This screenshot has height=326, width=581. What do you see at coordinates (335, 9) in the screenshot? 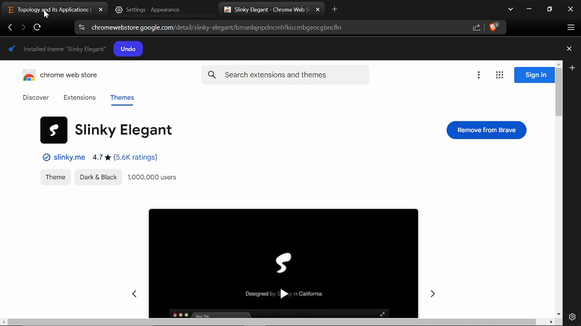
I see `New tab` at bounding box center [335, 9].